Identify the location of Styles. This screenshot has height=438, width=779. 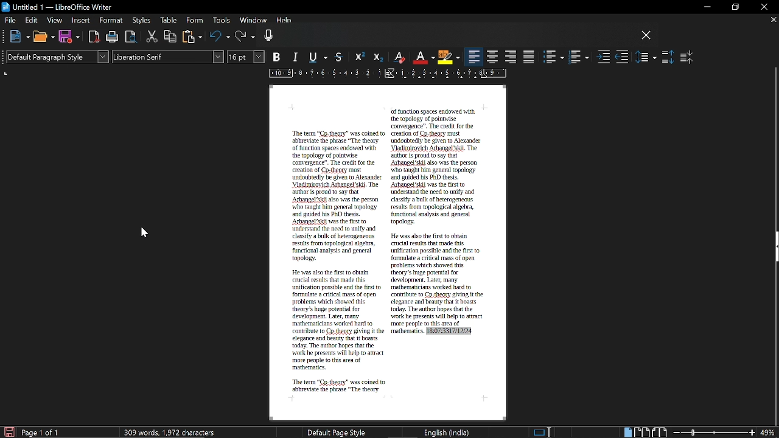
(142, 21).